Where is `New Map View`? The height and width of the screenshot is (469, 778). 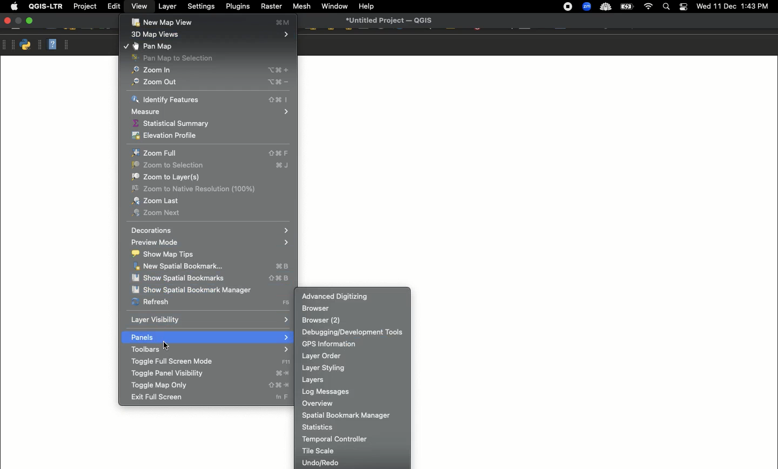
New Map View is located at coordinates (212, 23).